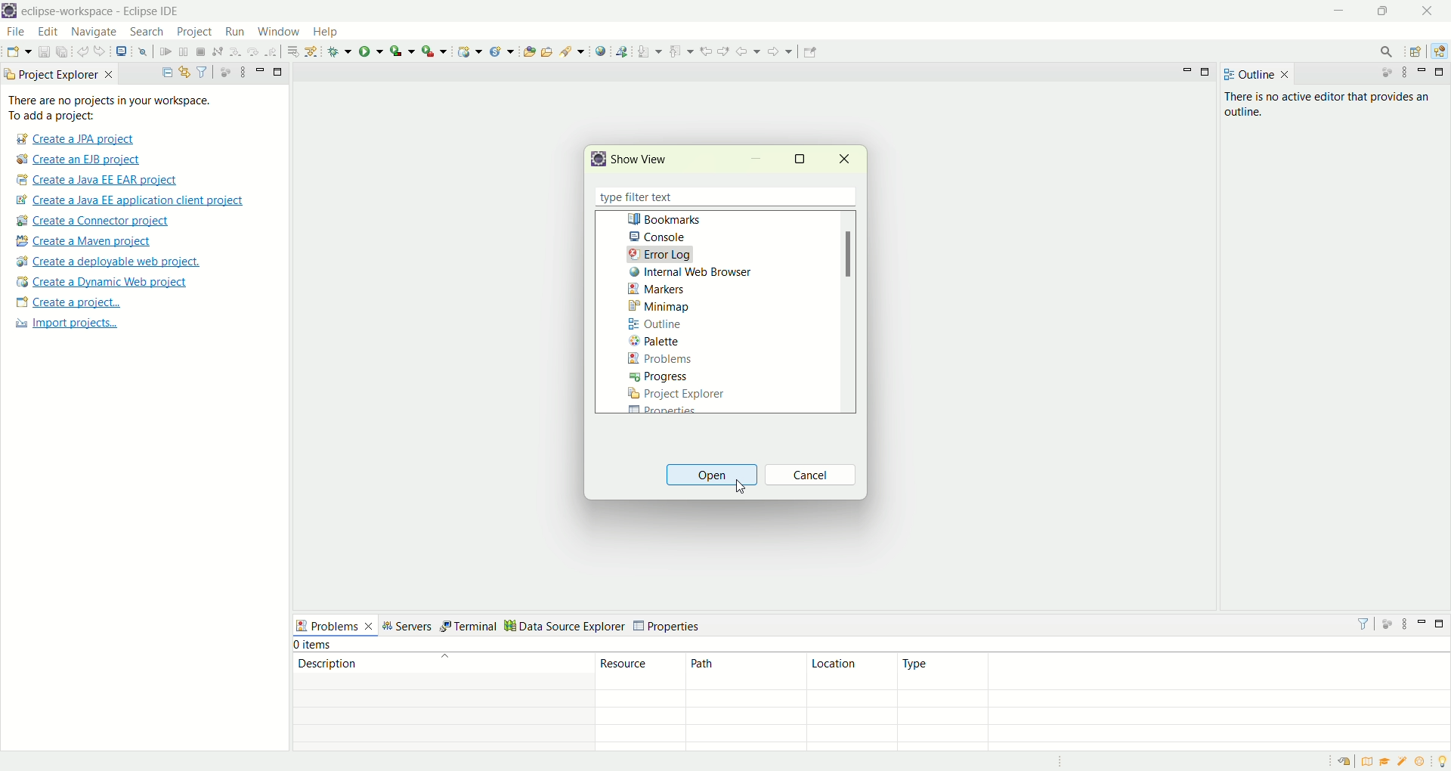  What do you see at coordinates (184, 51) in the screenshot?
I see `suspend` at bounding box center [184, 51].